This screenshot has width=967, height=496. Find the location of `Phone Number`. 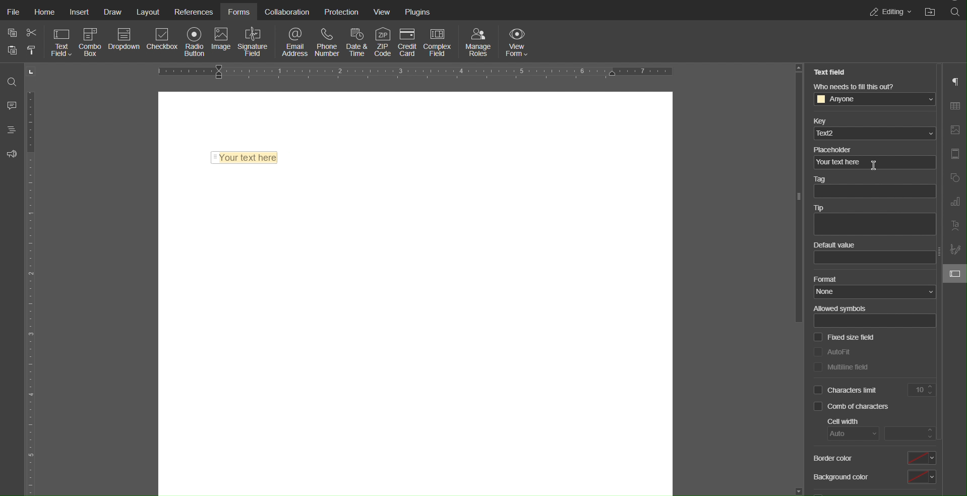

Phone Number is located at coordinates (327, 42).